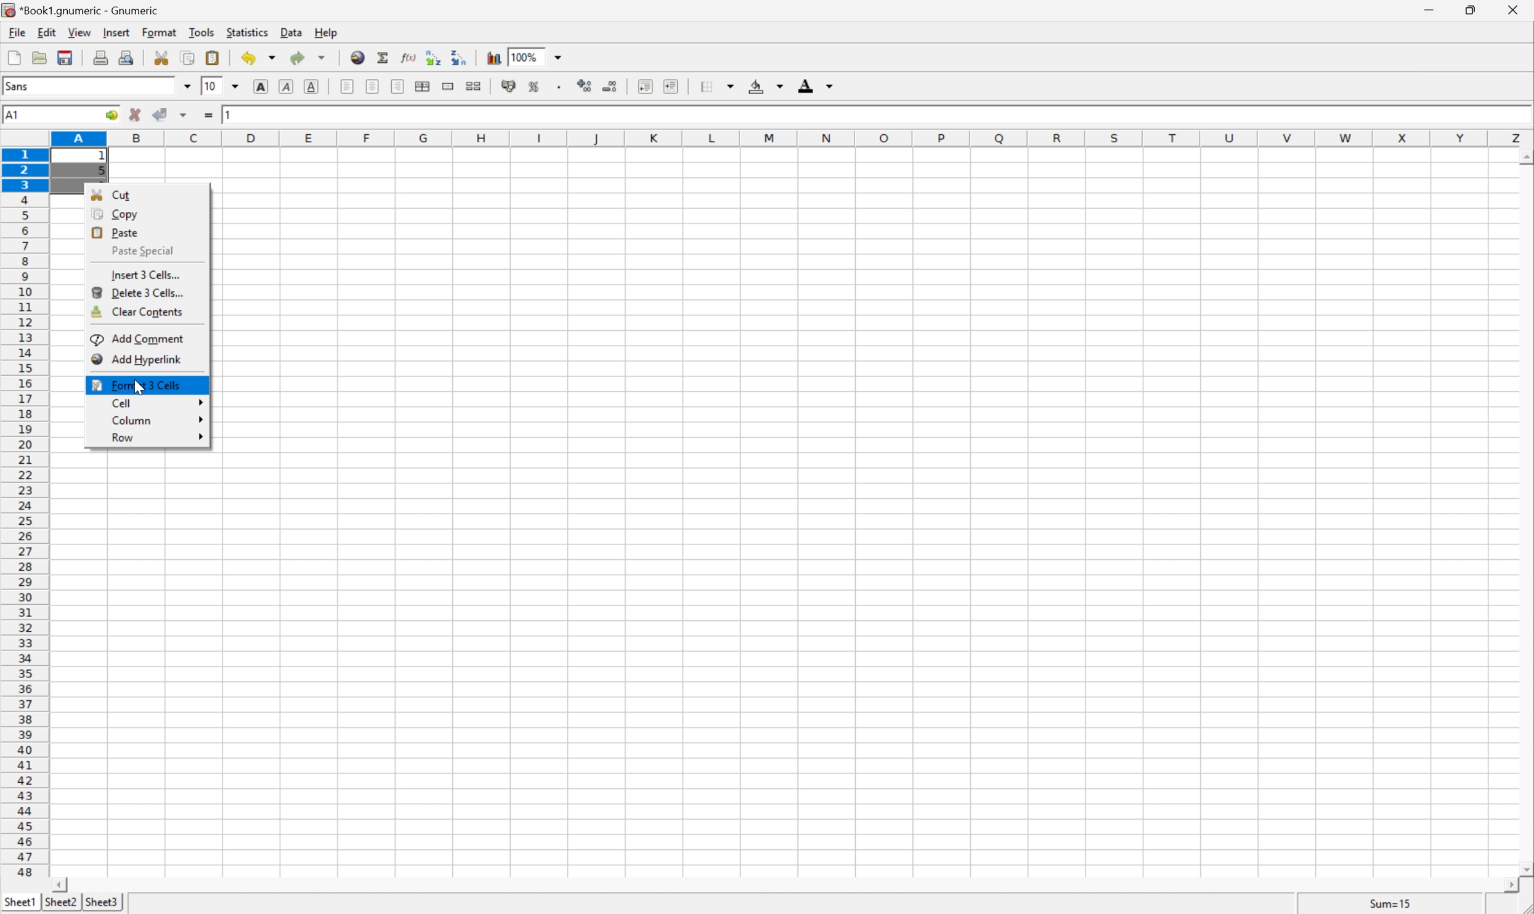  What do you see at coordinates (766, 85) in the screenshot?
I see `background` at bounding box center [766, 85].